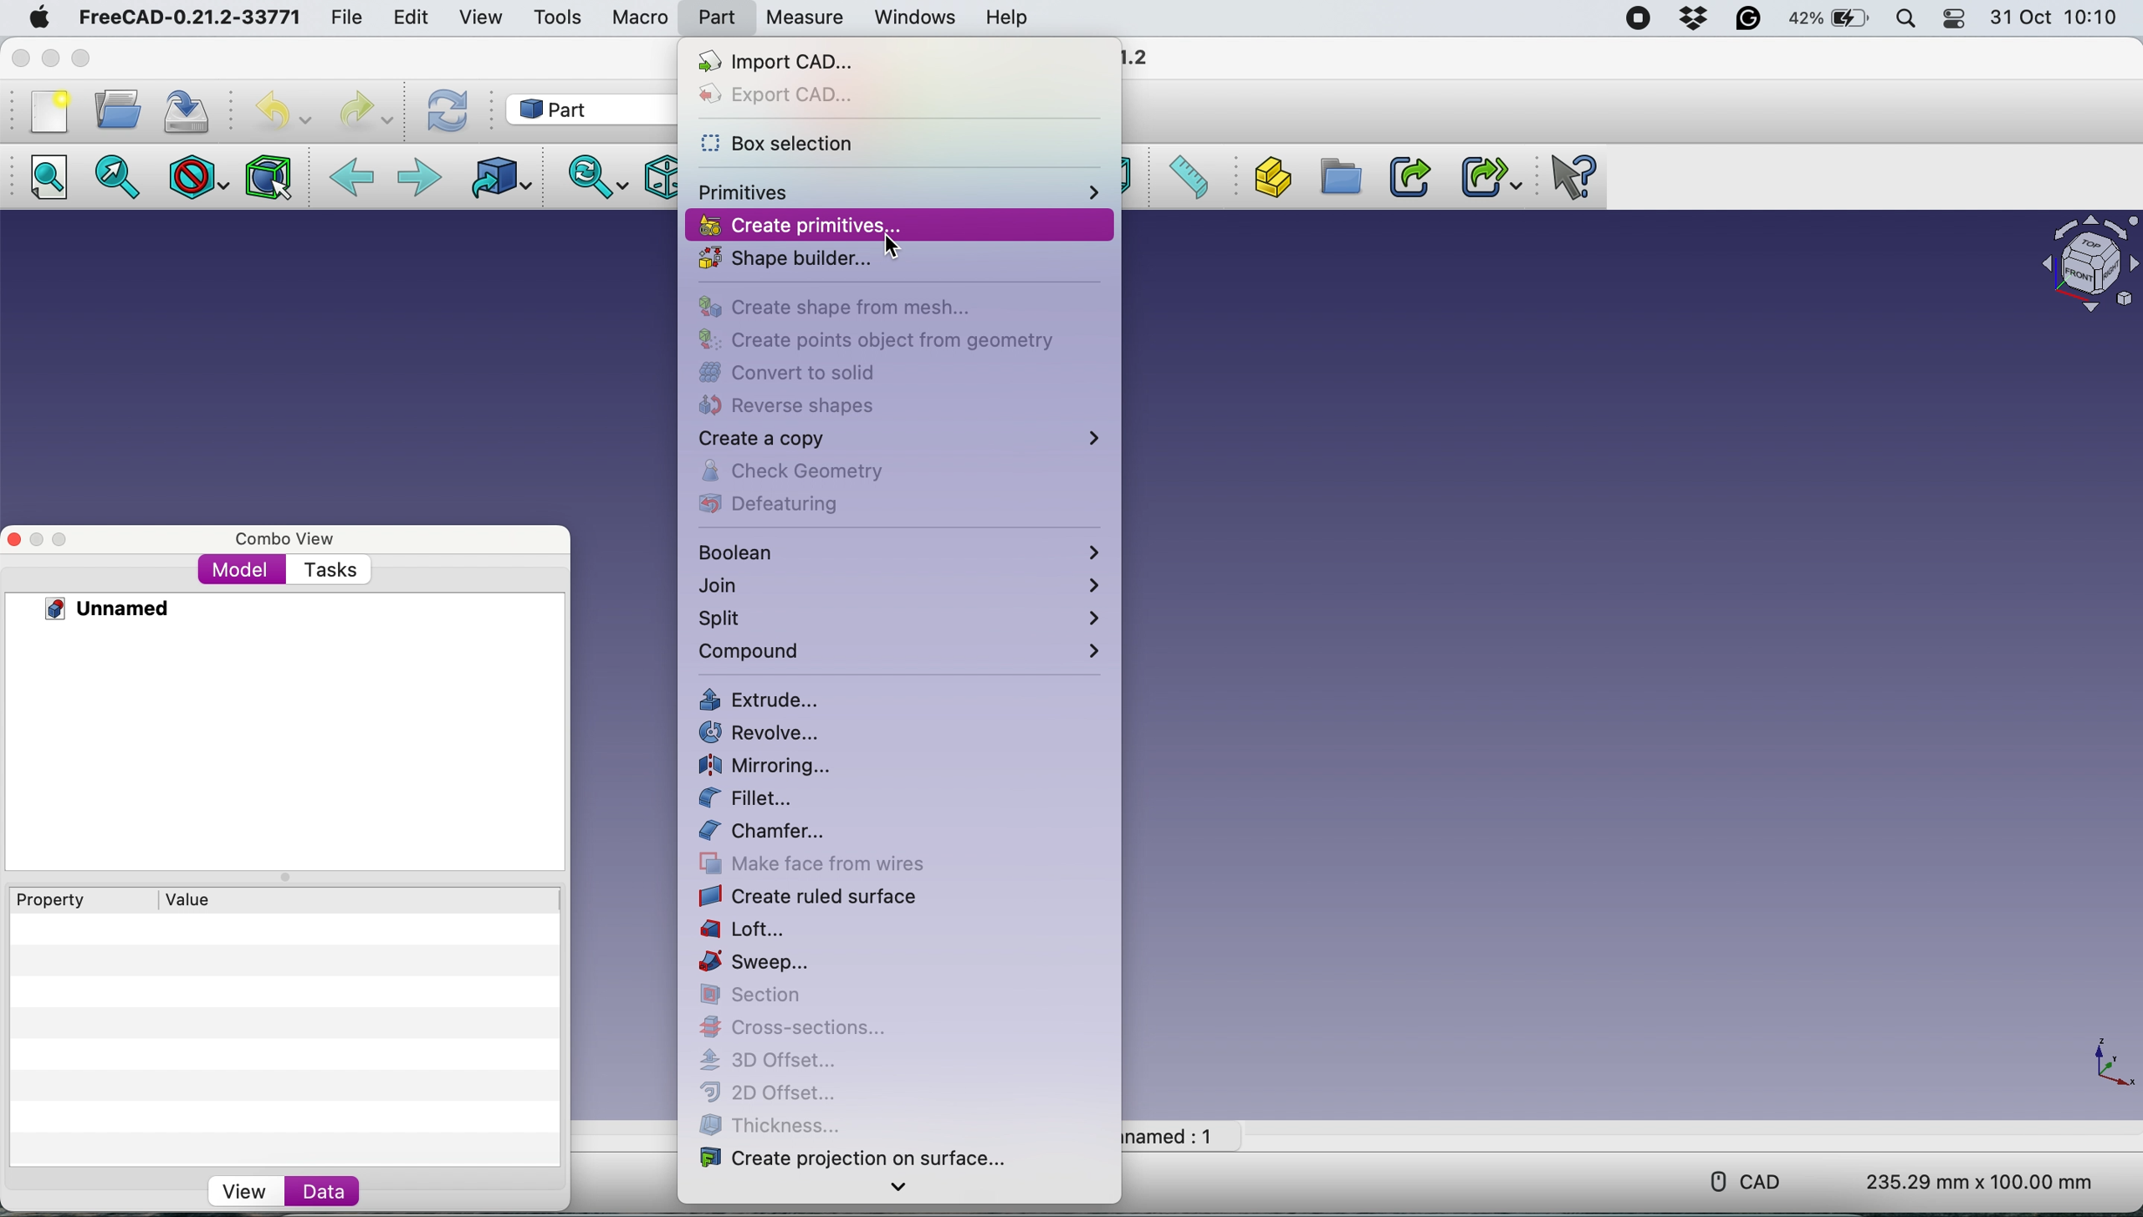 Image resolution: width=2143 pixels, height=1217 pixels. Describe the element at coordinates (759, 963) in the screenshot. I see `sweep` at that location.